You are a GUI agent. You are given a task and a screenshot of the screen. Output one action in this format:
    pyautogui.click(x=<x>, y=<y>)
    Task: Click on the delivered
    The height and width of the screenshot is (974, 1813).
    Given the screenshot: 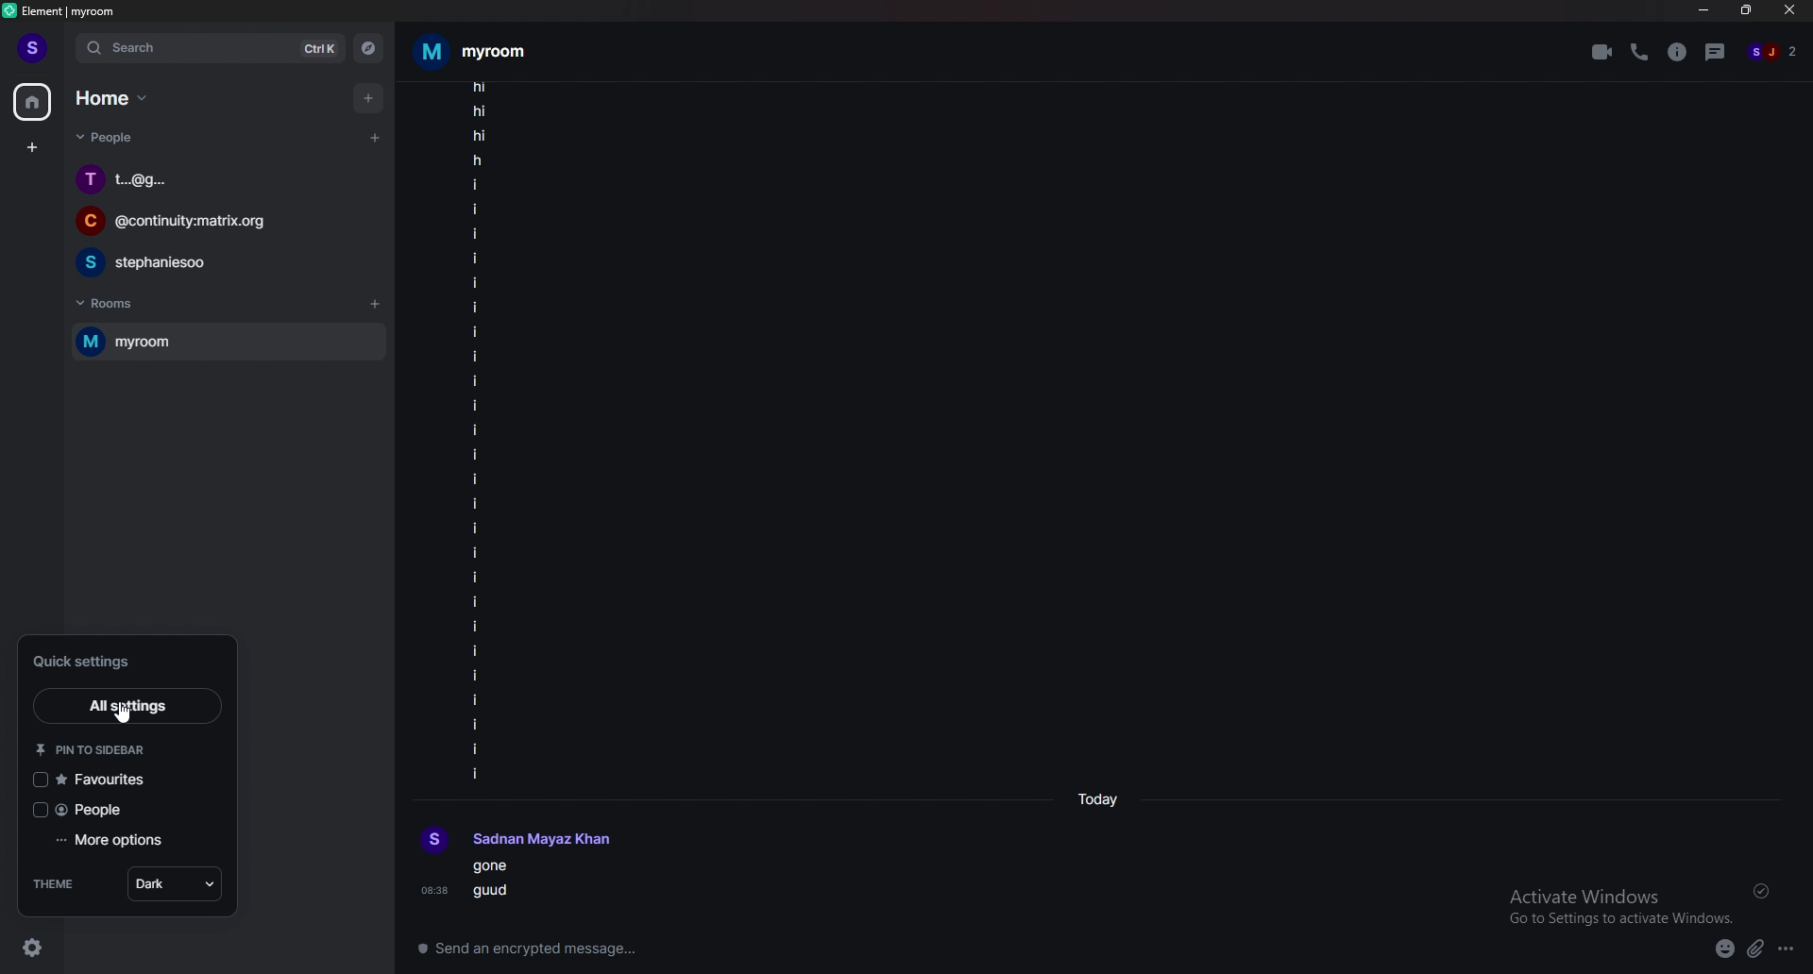 What is the action you would take?
    pyautogui.click(x=1762, y=890)
    